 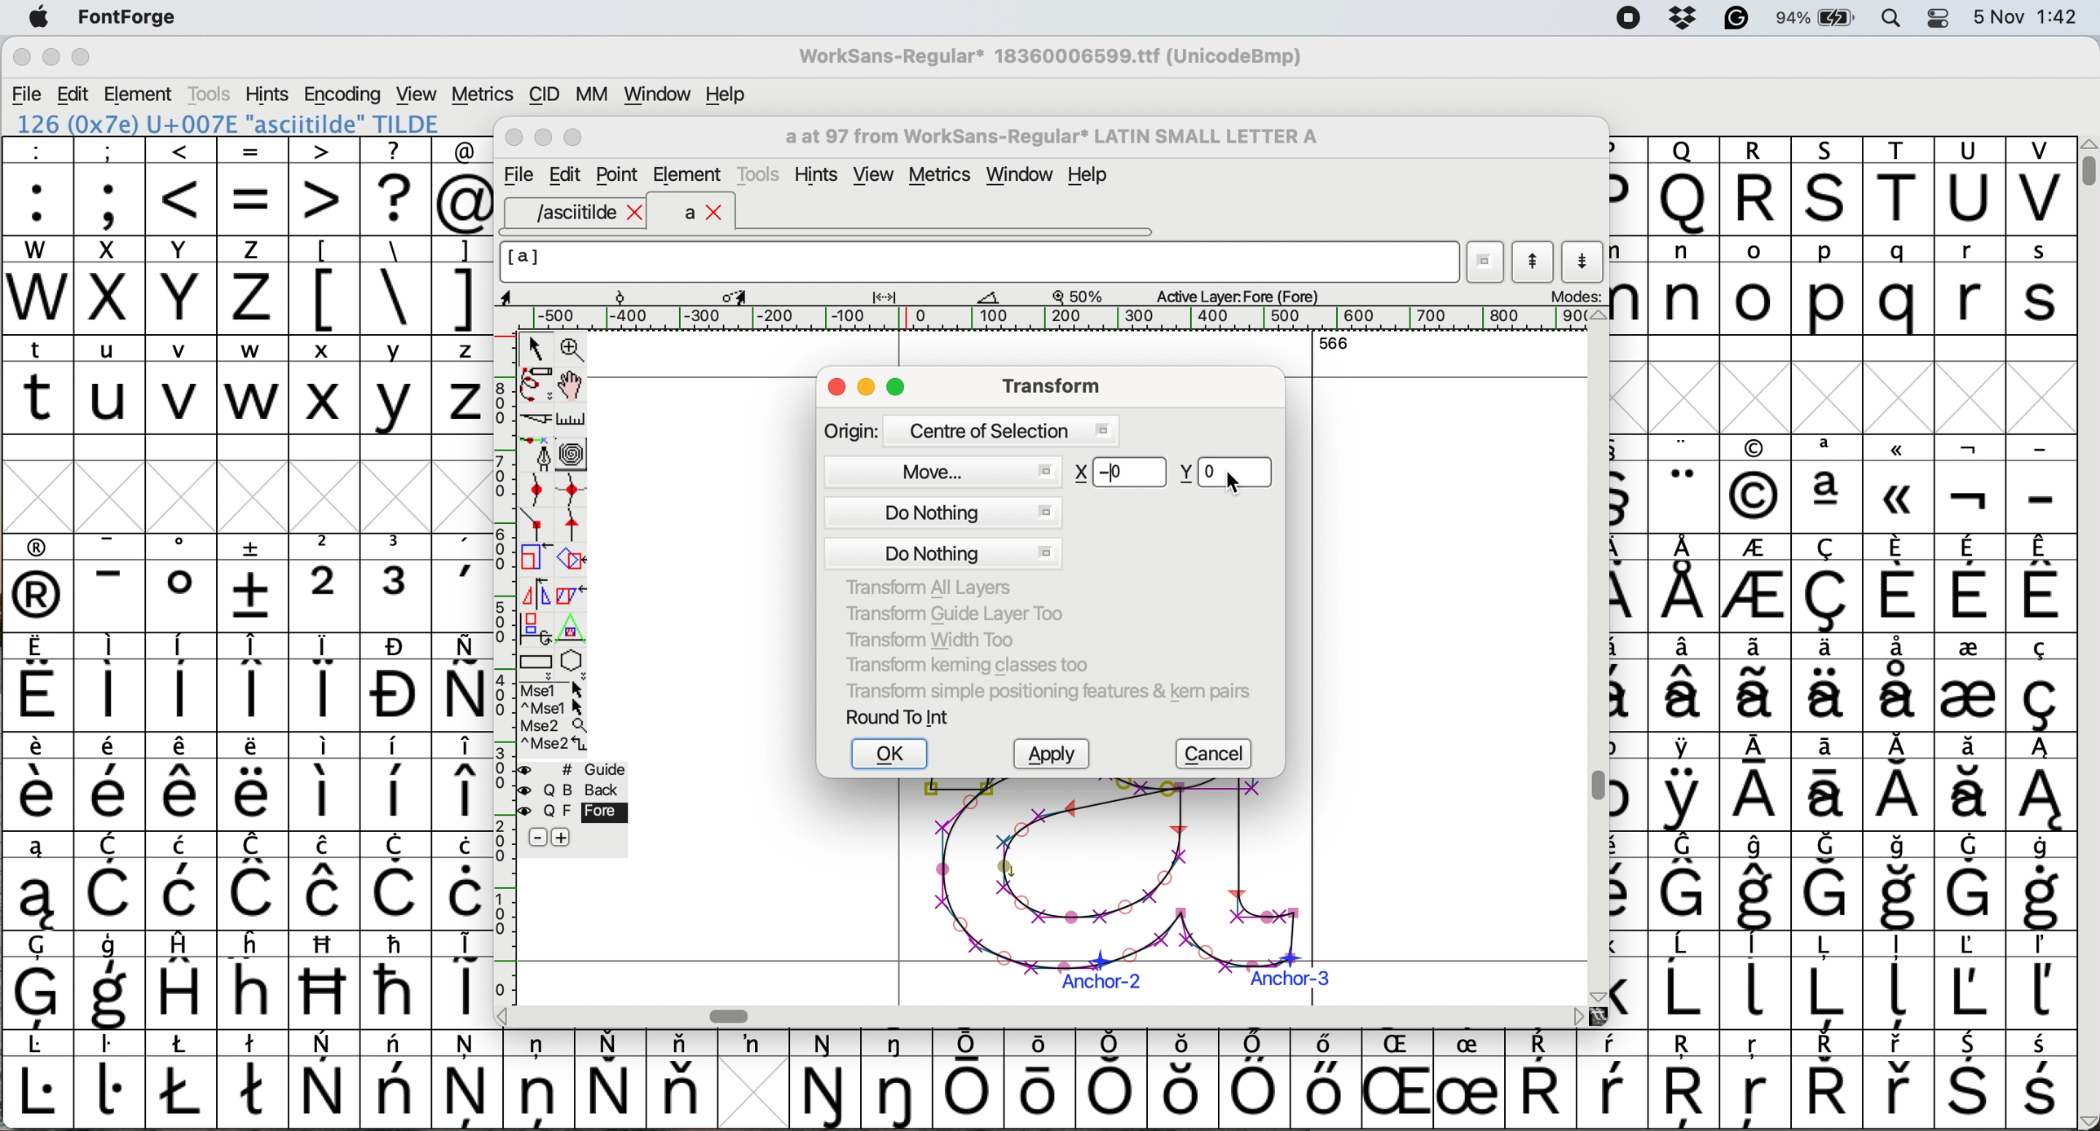 I want to click on y coordinate, so click(x=1221, y=473).